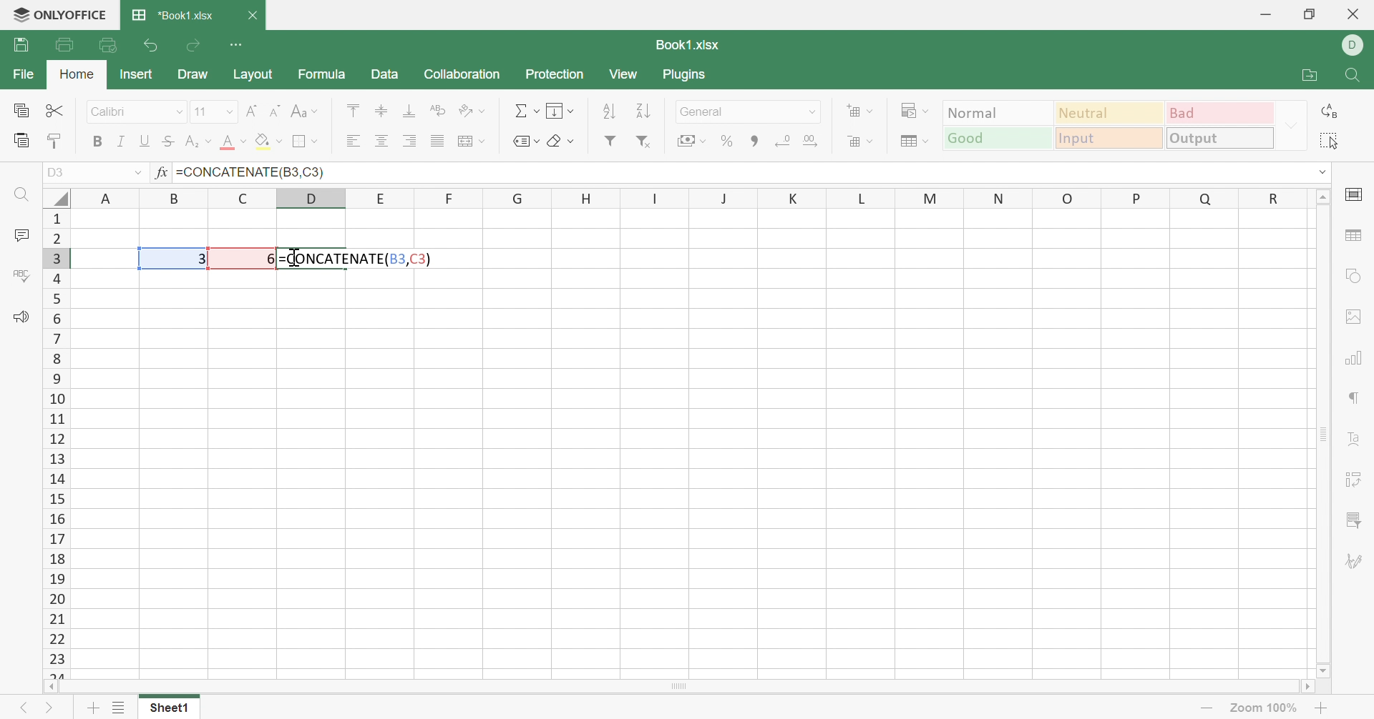 The height and width of the screenshot is (719, 1374). I want to click on Protection, so click(554, 74).